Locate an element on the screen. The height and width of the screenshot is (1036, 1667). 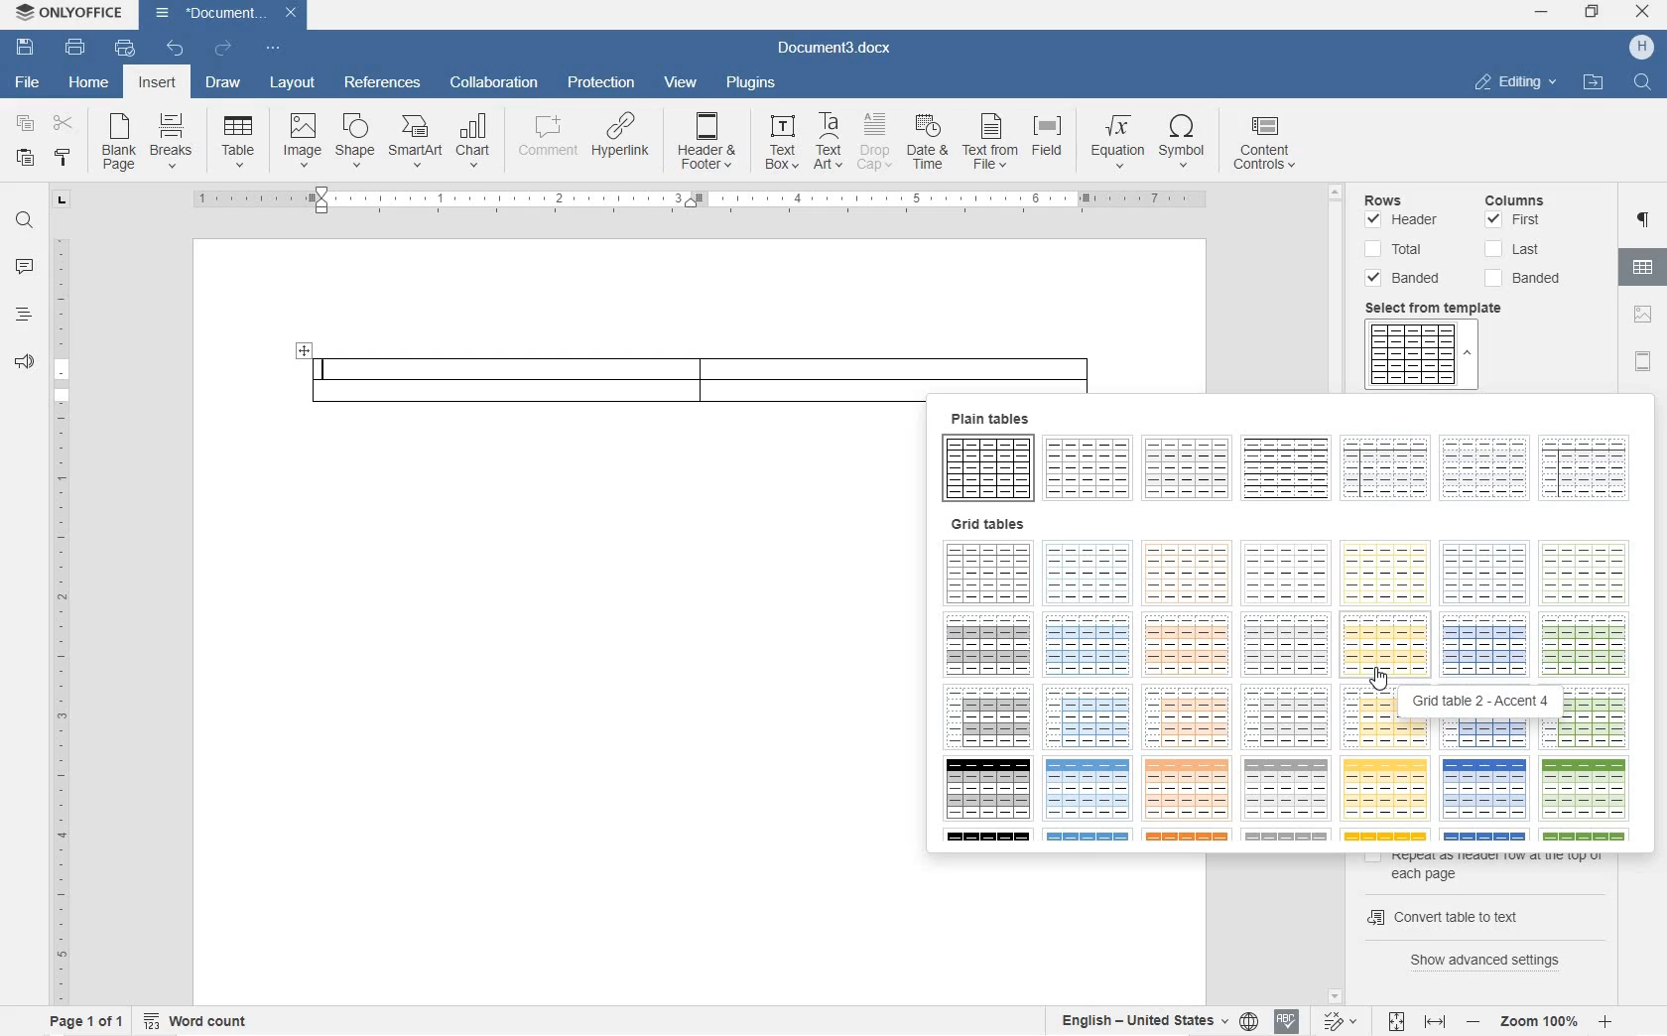
SPELL CHECKING is located at coordinates (1285, 1022).